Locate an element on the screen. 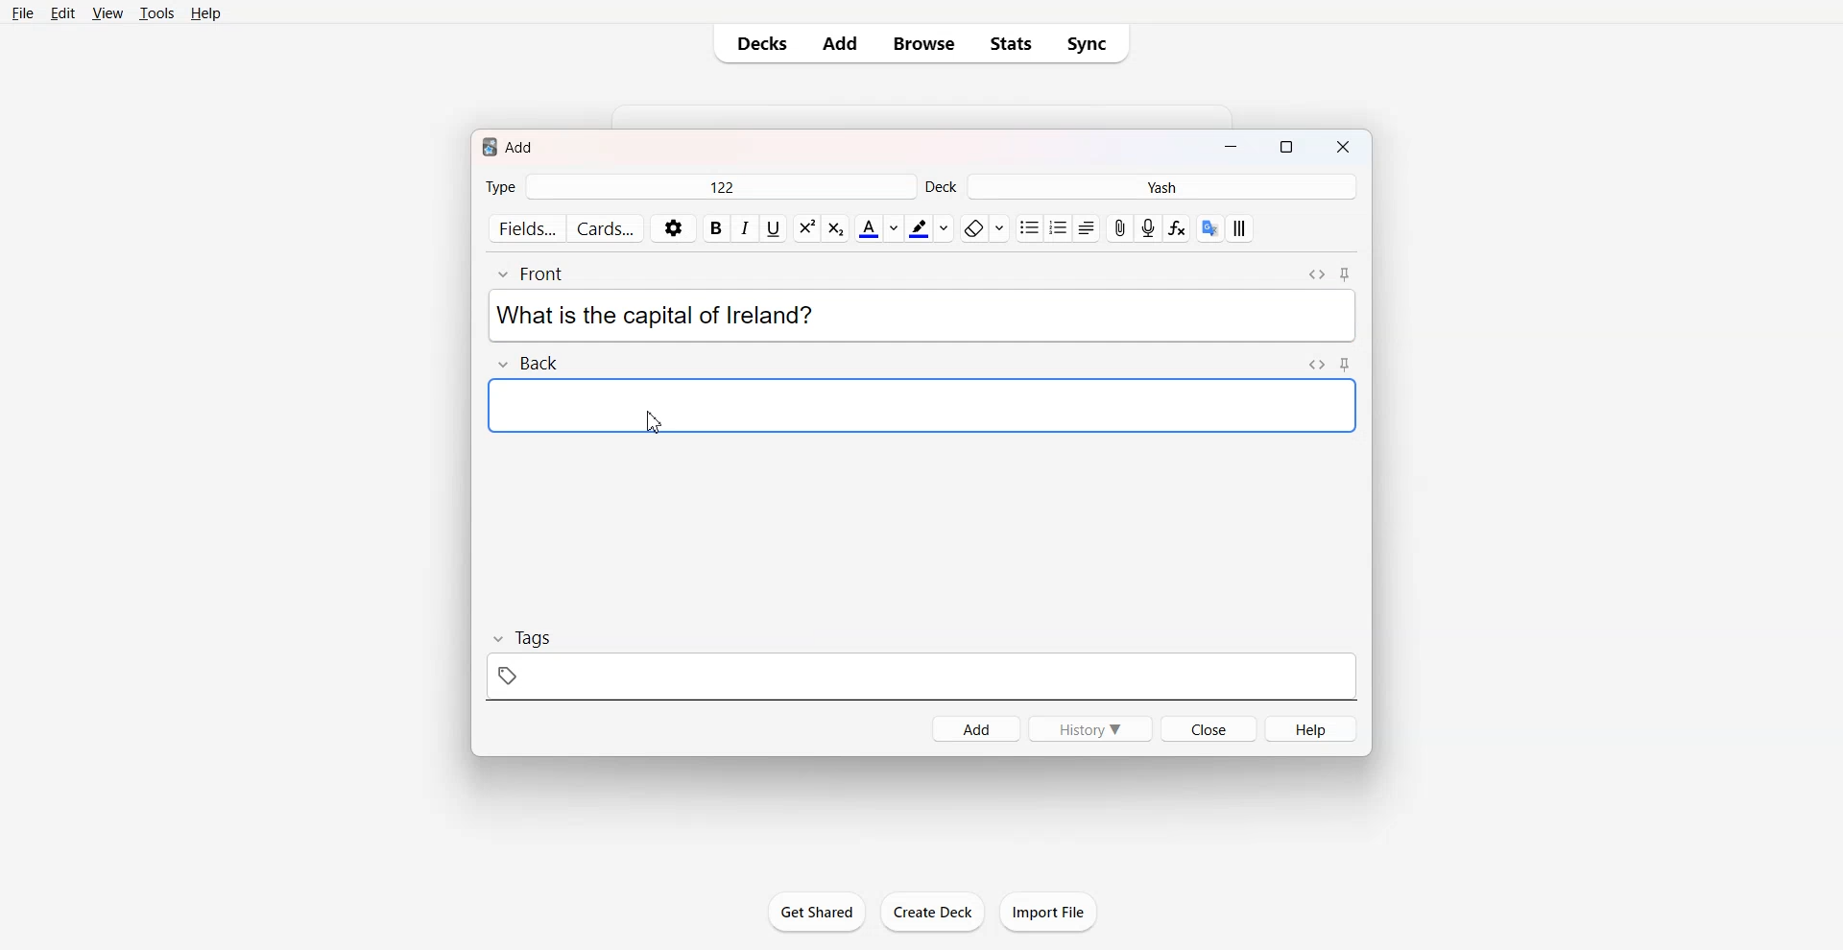  Toggle HTML Editor is located at coordinates (1318, 364).